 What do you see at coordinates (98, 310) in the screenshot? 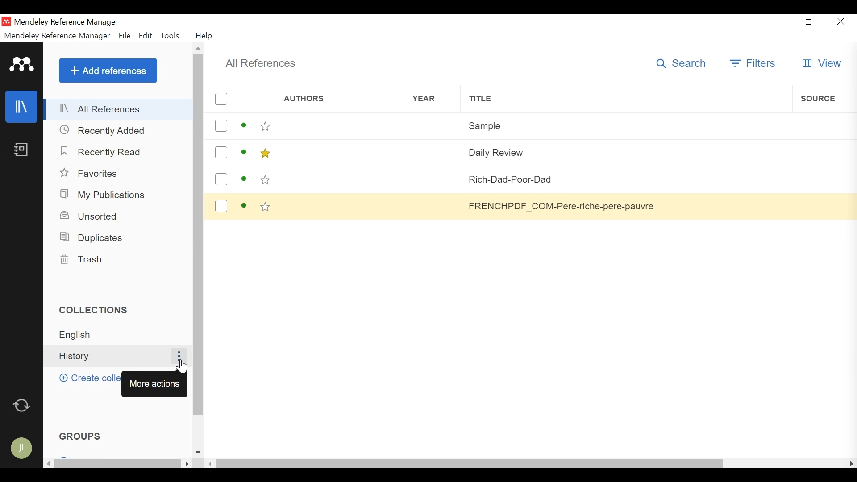
I see `Collections` at bounding box center [98, 310].